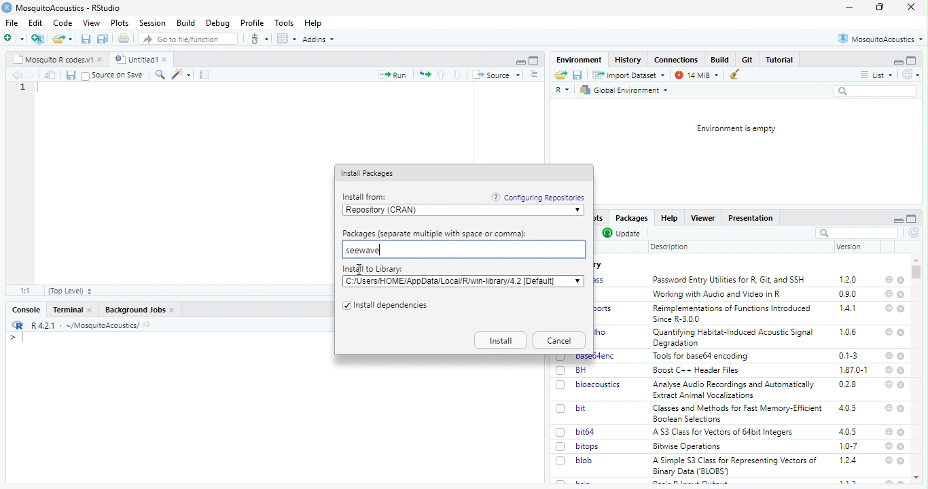  I want to click on Help, so click(669, 218).